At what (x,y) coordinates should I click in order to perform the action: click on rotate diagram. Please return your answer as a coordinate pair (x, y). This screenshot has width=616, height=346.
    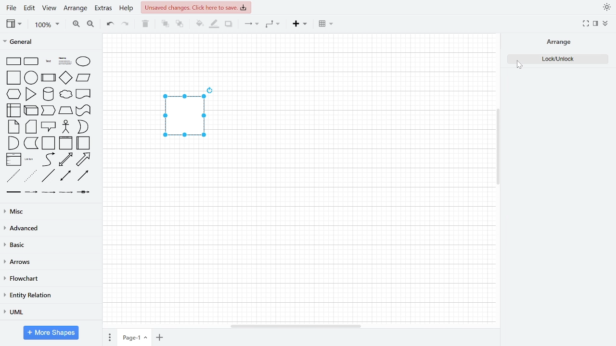
    Looking at the image, I should click on (210, 90).